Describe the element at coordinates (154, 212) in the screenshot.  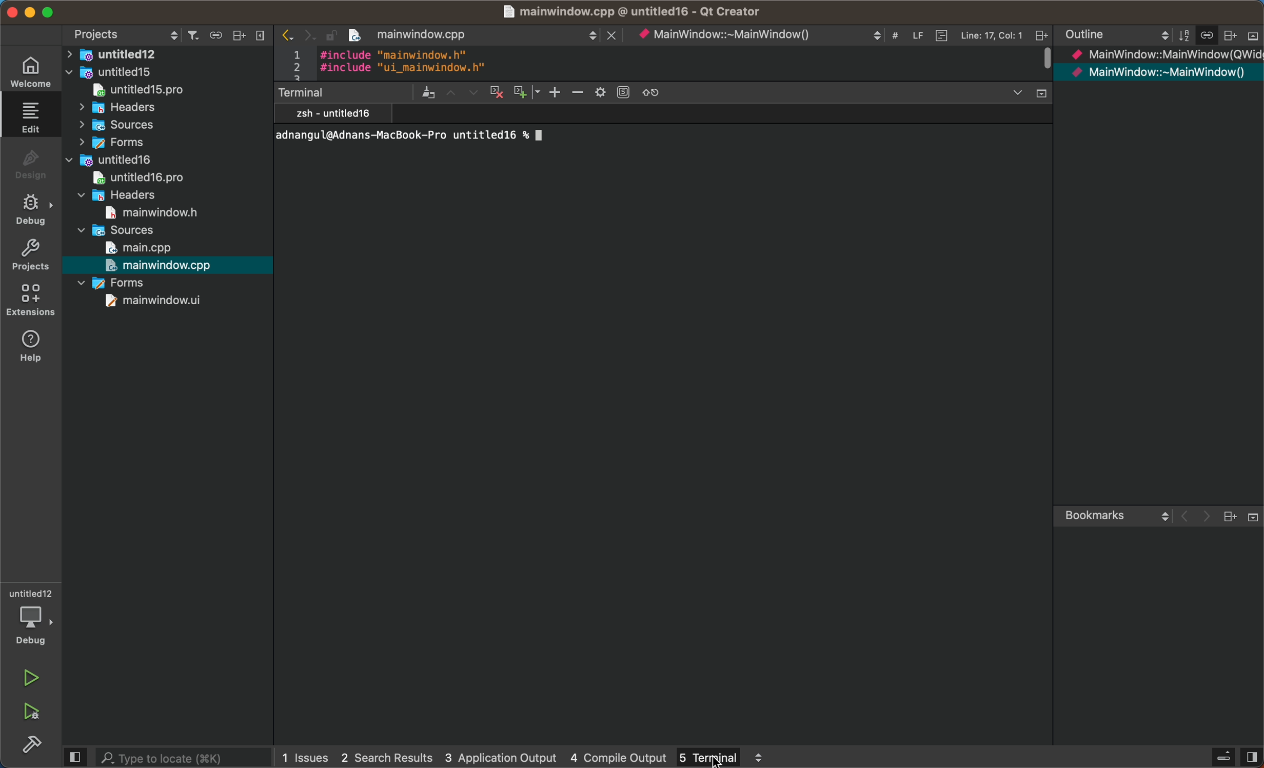
I see `file` at that location.